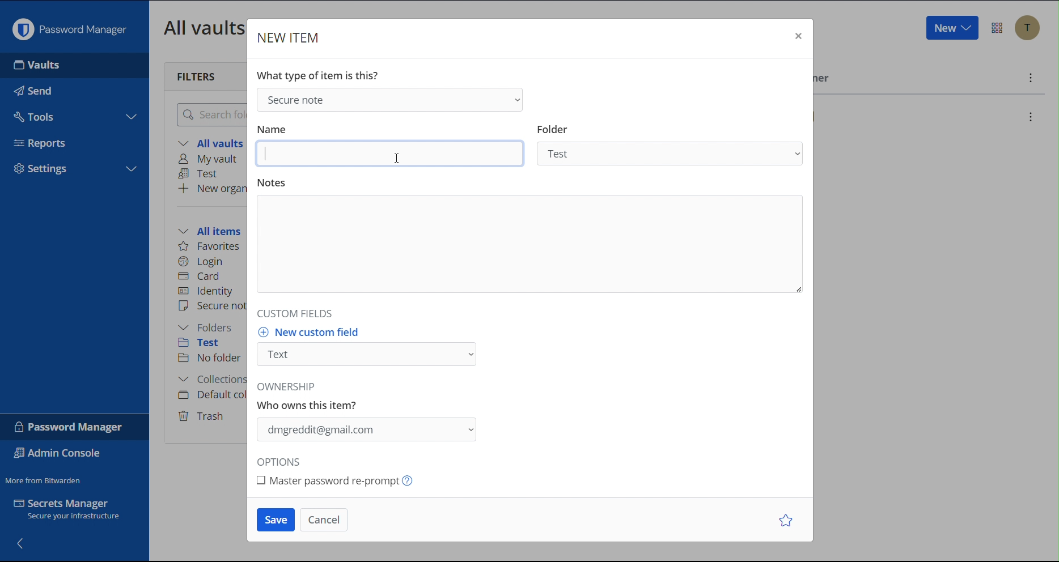  What do you see at coordinates (40, 65) in the screenshot?
I see `Vaults` at bounding box center [40, 65].